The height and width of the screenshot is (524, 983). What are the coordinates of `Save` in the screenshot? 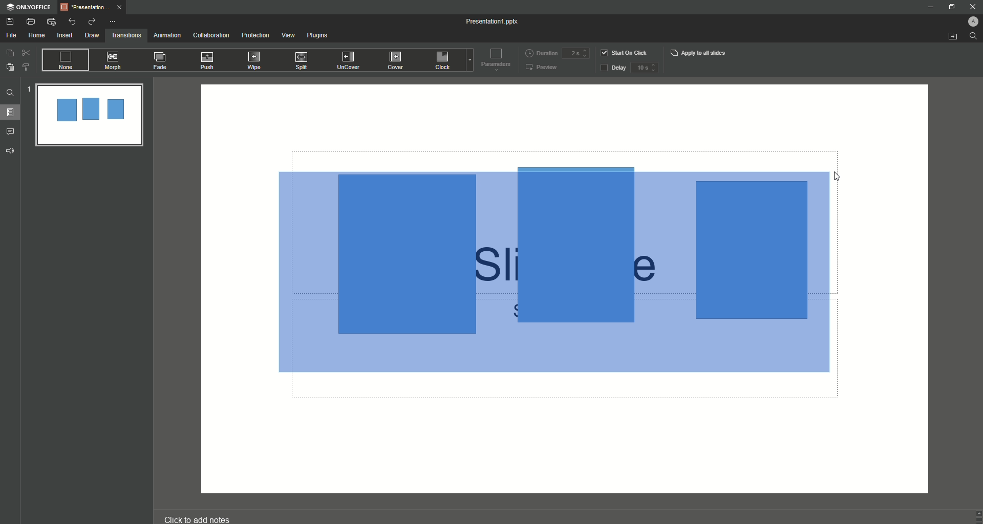 It's located at (10, 21).